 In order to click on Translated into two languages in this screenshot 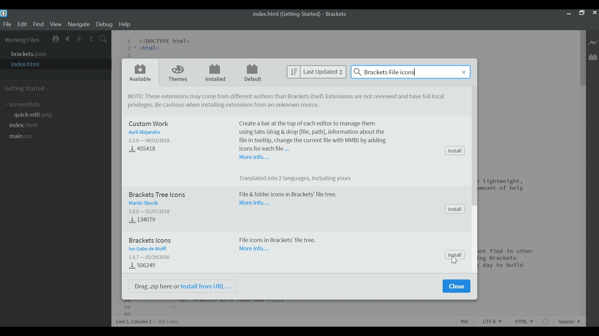, I will do `click(299, 179)`.